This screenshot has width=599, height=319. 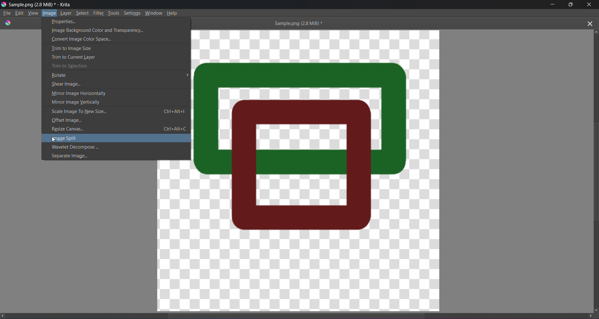 I want to click on Properties, so click(x=114, y=22).